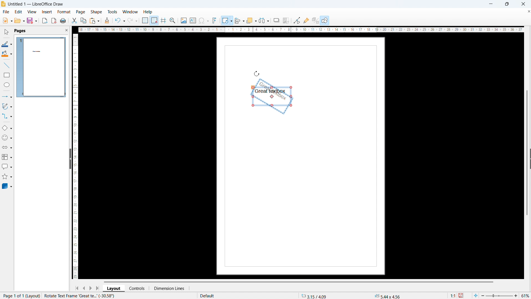 This screenshot has width=531, height=299. What do you see at coordinates (7, 85) in the screenshot?
I see `ellipse` at bounding box center [7, 85].